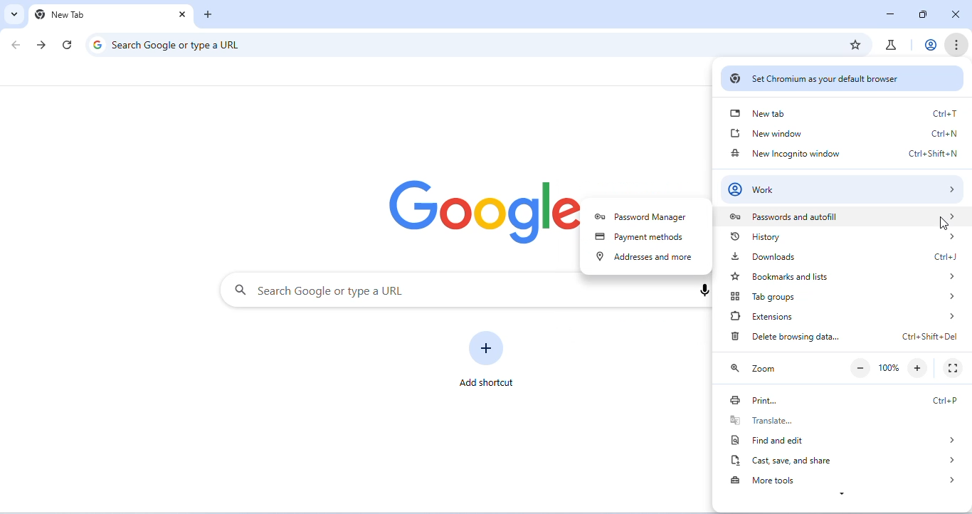 Image resolution: width=972 pixels, height=514 pixels. What do you see at coordinates (208, 14) in the screenshot?
I see `add new tab` at bounding box center [208, 14].